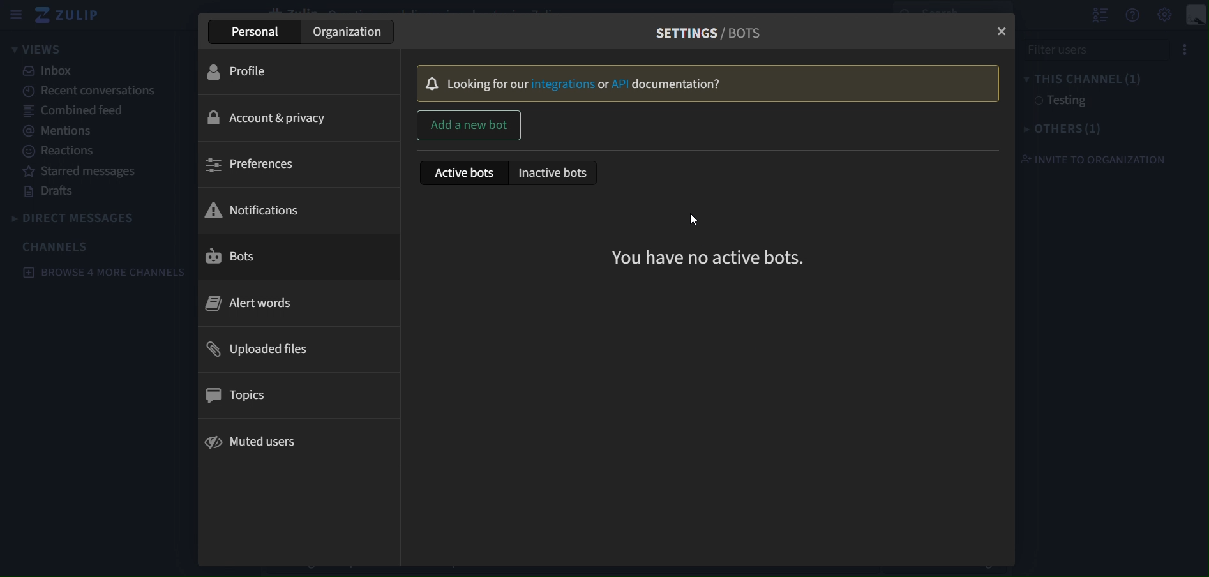 The width and height of the screenshot is (1209, 577). What do you see at coordinates (694, 218) in the screenshot?
I see `cursor` at bounding box center [694, 218].